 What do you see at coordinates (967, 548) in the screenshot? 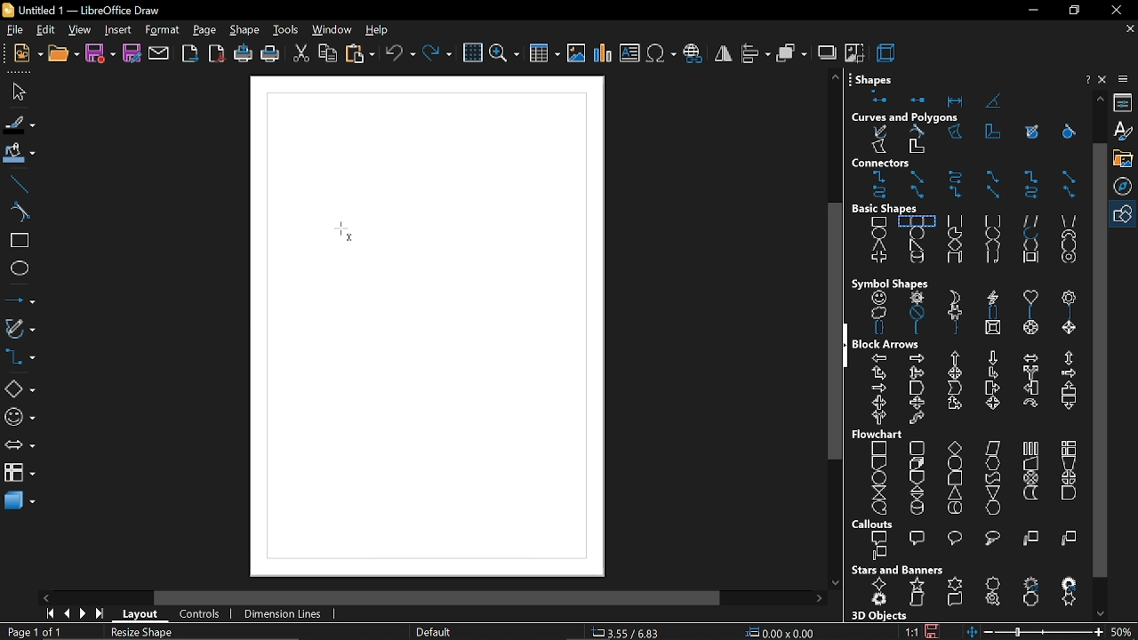
I see `callout` at bounding box center [967, 548].